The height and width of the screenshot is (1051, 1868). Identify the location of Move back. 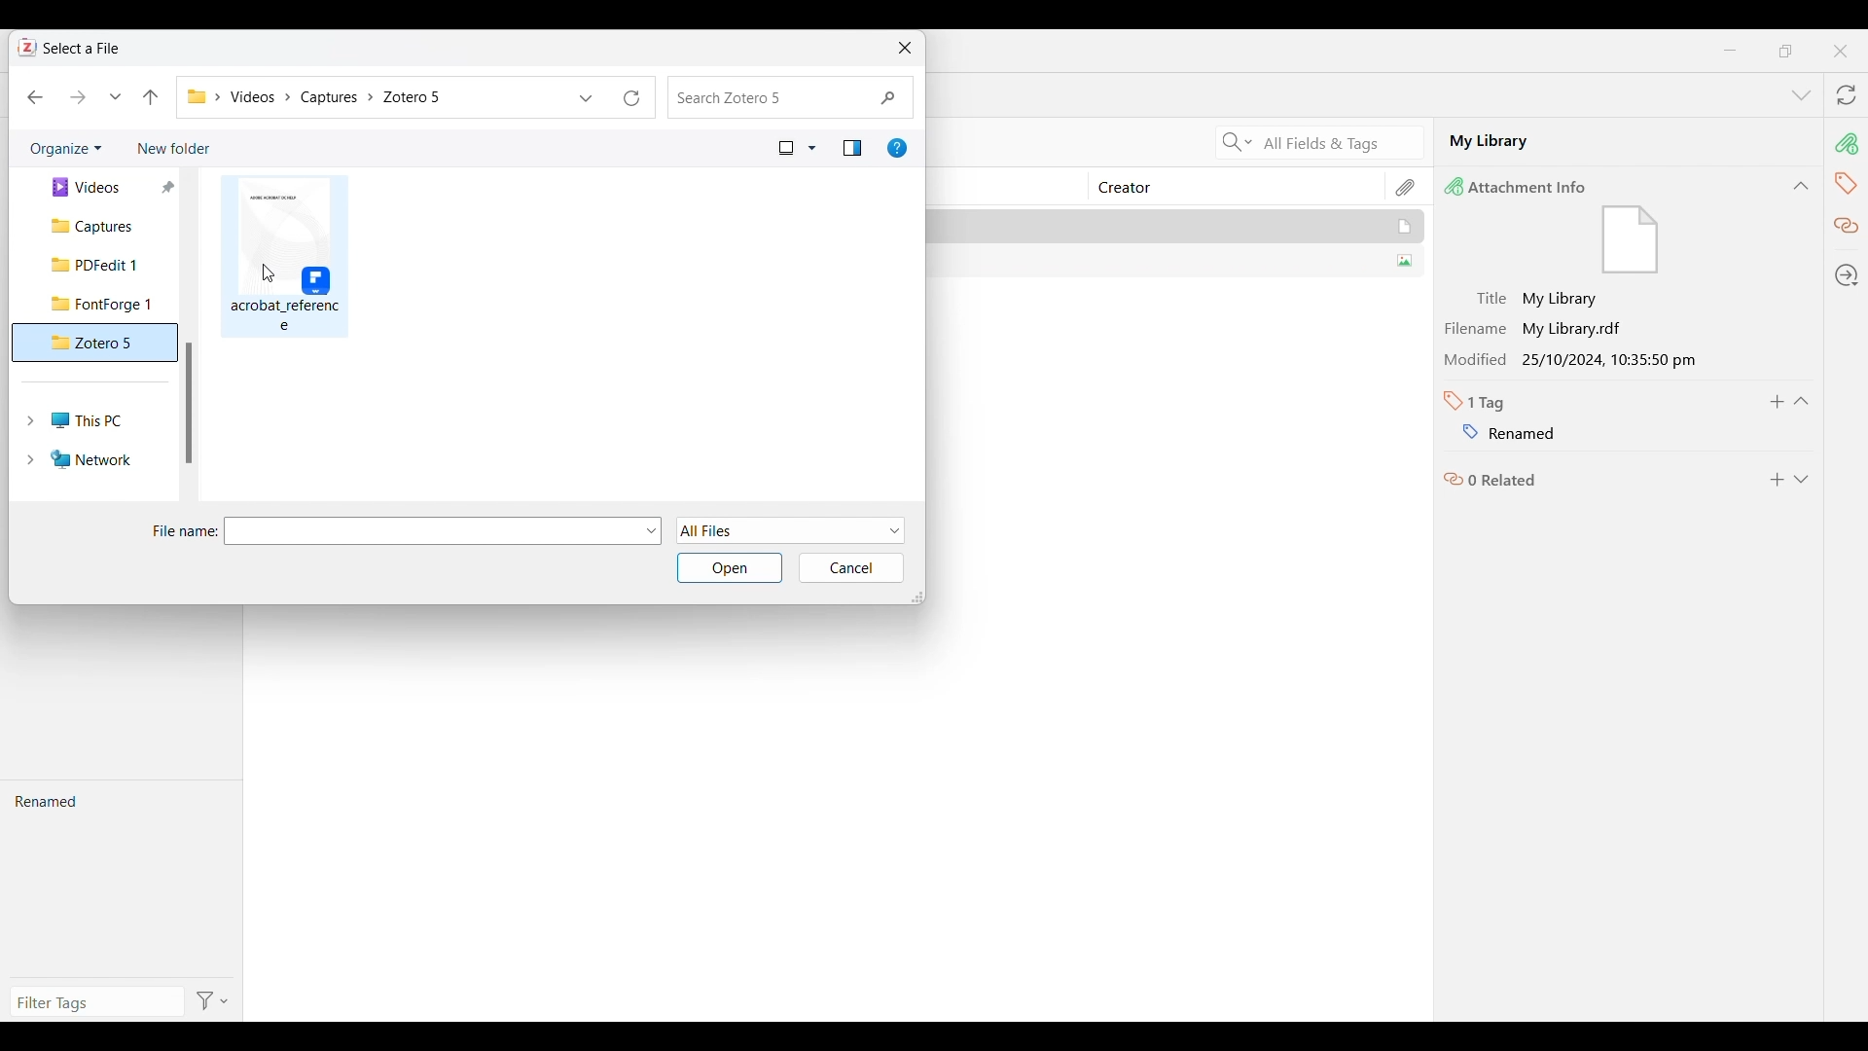
(34, 97).